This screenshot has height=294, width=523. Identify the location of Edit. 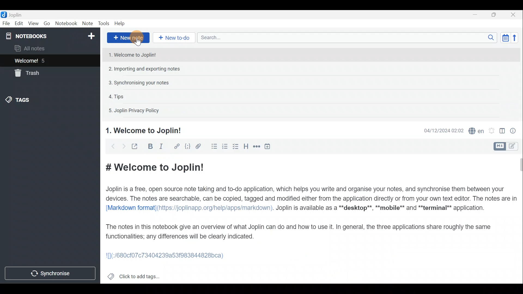
(19, 23).